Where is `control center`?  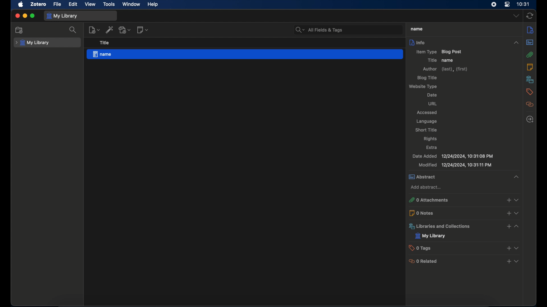 control center is located at coordinates (507, 4).